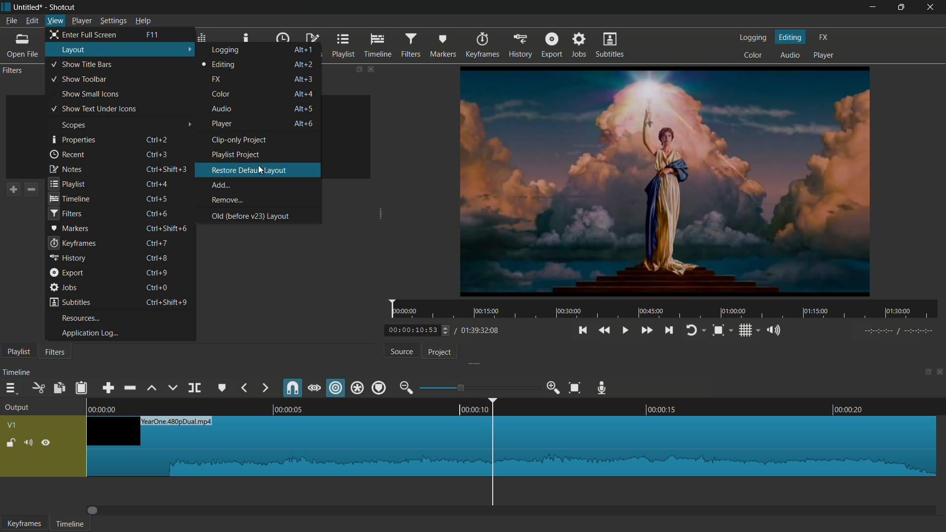 The image size is (946, 532). What do you see at coordinates (304, 49) in the screenshot?
I see `keyboard shortcut` at bounding box center [304, 49].